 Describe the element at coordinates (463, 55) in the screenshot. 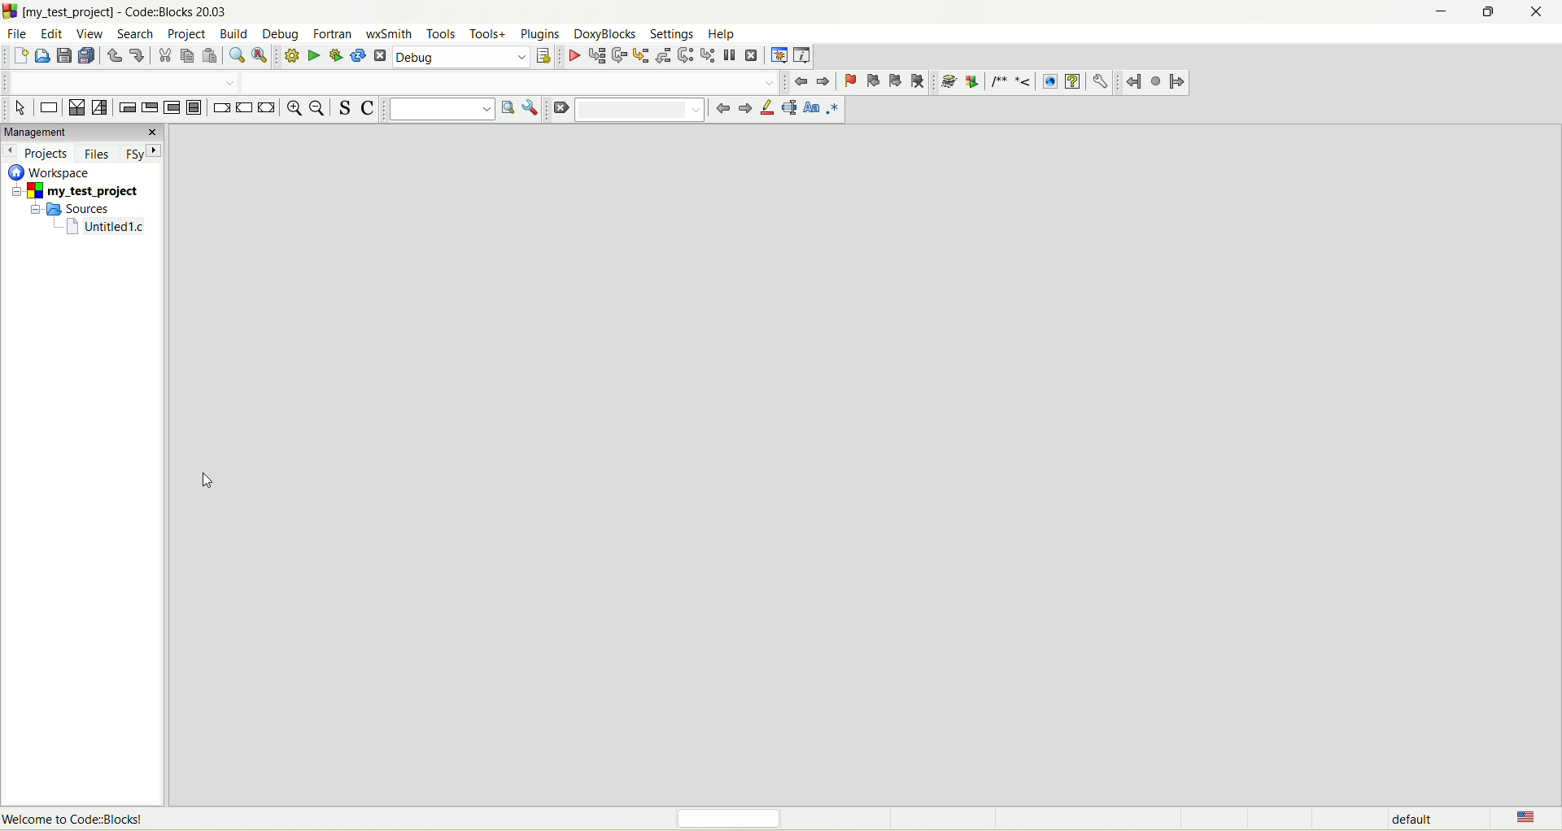

I see `debug` at that location.